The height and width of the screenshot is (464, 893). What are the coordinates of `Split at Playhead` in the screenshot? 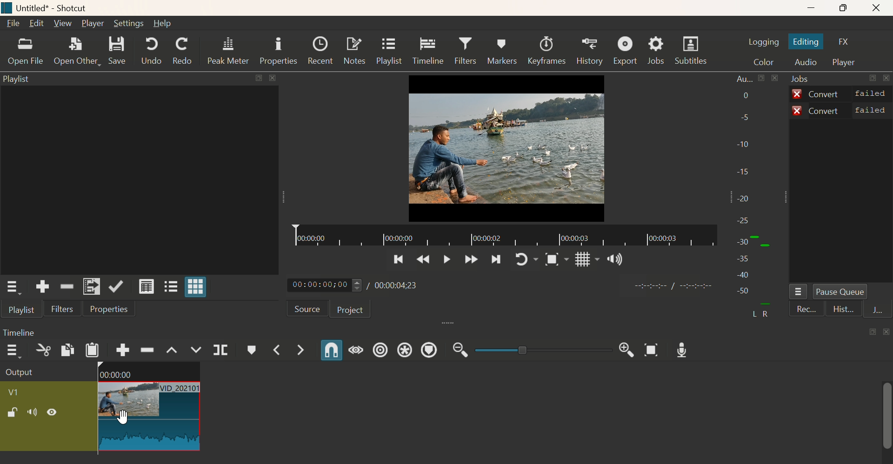 It's located at (220, 351).